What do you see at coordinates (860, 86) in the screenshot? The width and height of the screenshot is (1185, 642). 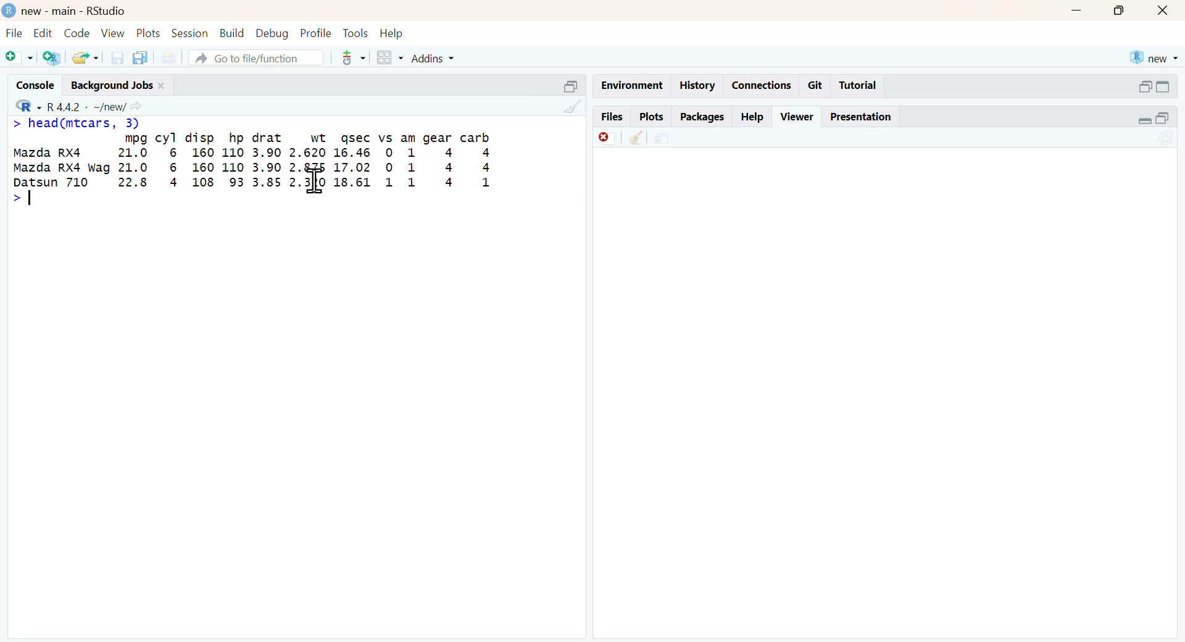 I see `Tutorial` at bounding box center [860, 86].